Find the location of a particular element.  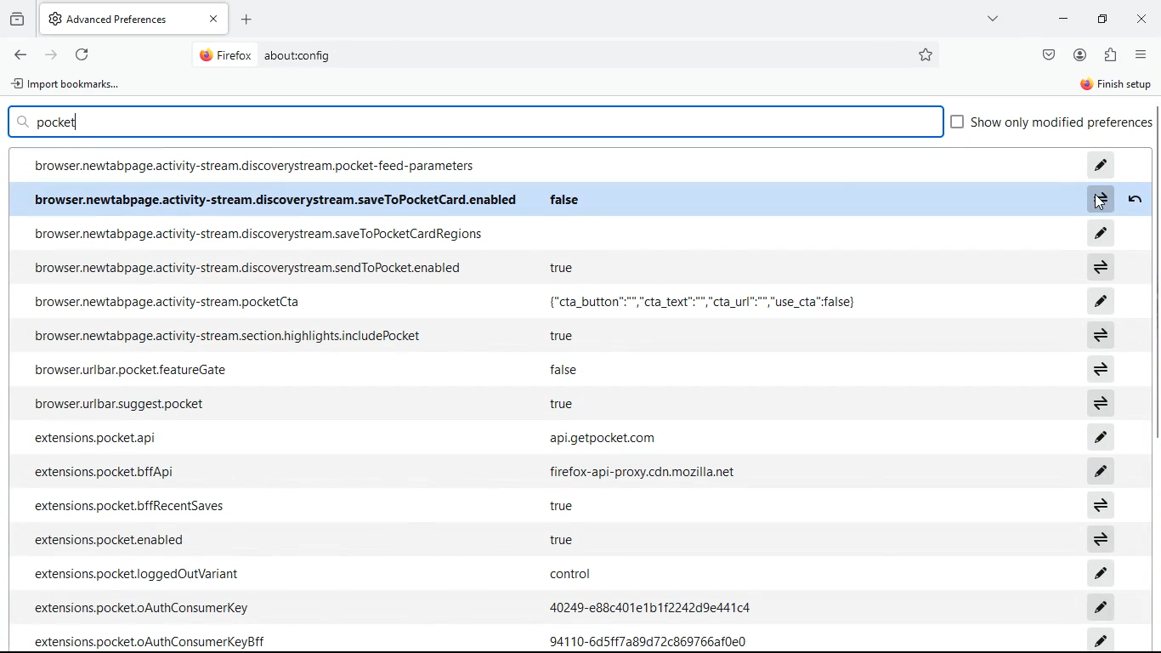

@ Firefox is located at coordinates (224, 55).